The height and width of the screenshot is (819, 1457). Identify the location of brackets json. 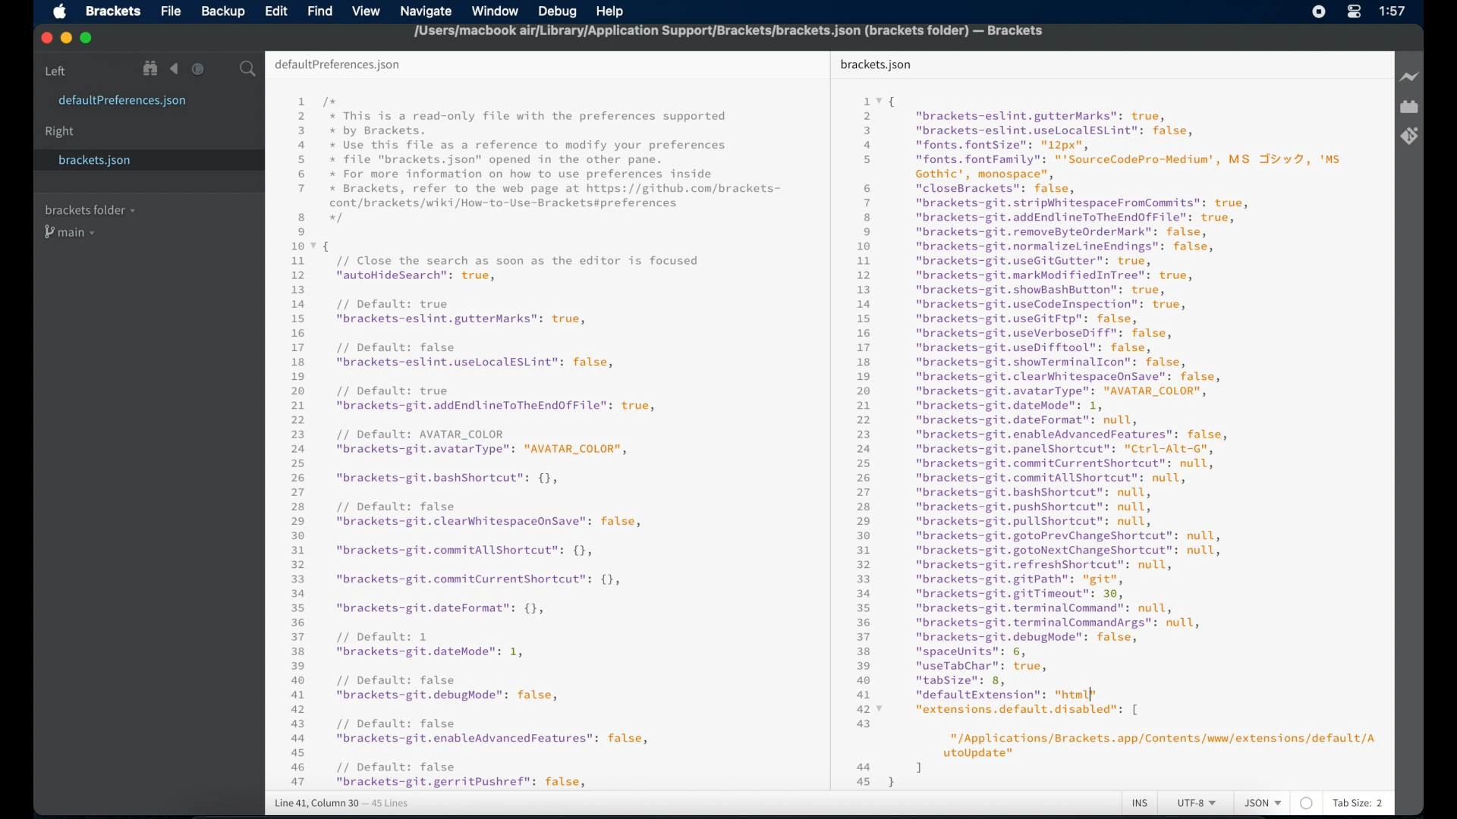
(876, 64).